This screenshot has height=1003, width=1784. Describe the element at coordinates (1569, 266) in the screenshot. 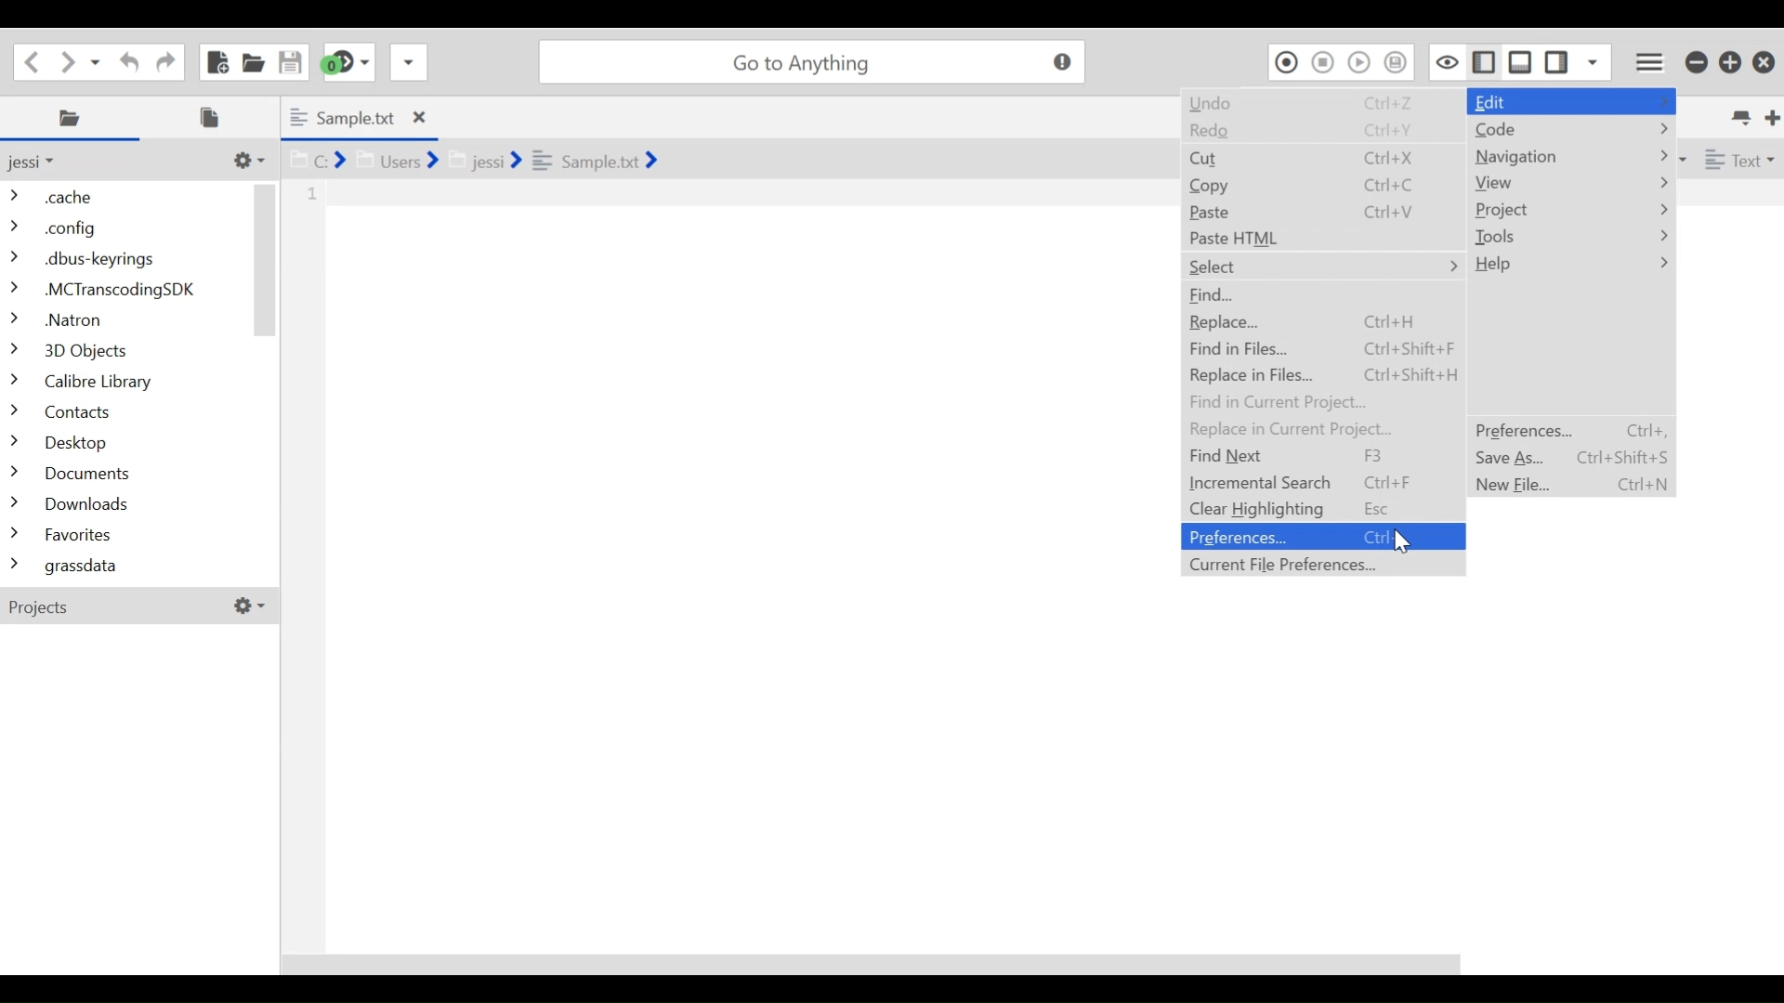

I see `Help` at that location.